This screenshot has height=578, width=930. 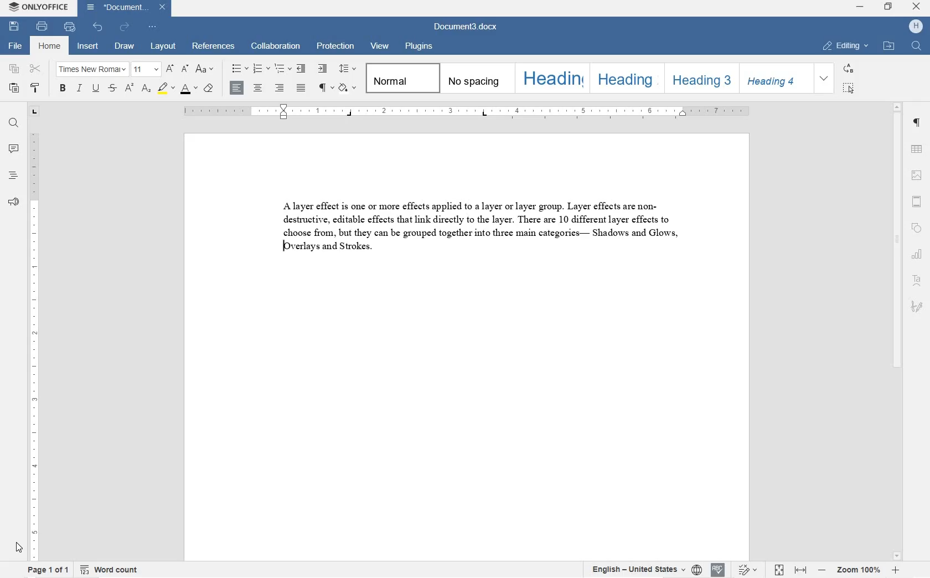 What do you see at coordinates (18, 547) in the screenshot?
I see `cursor` at bounding box center [18, 547].